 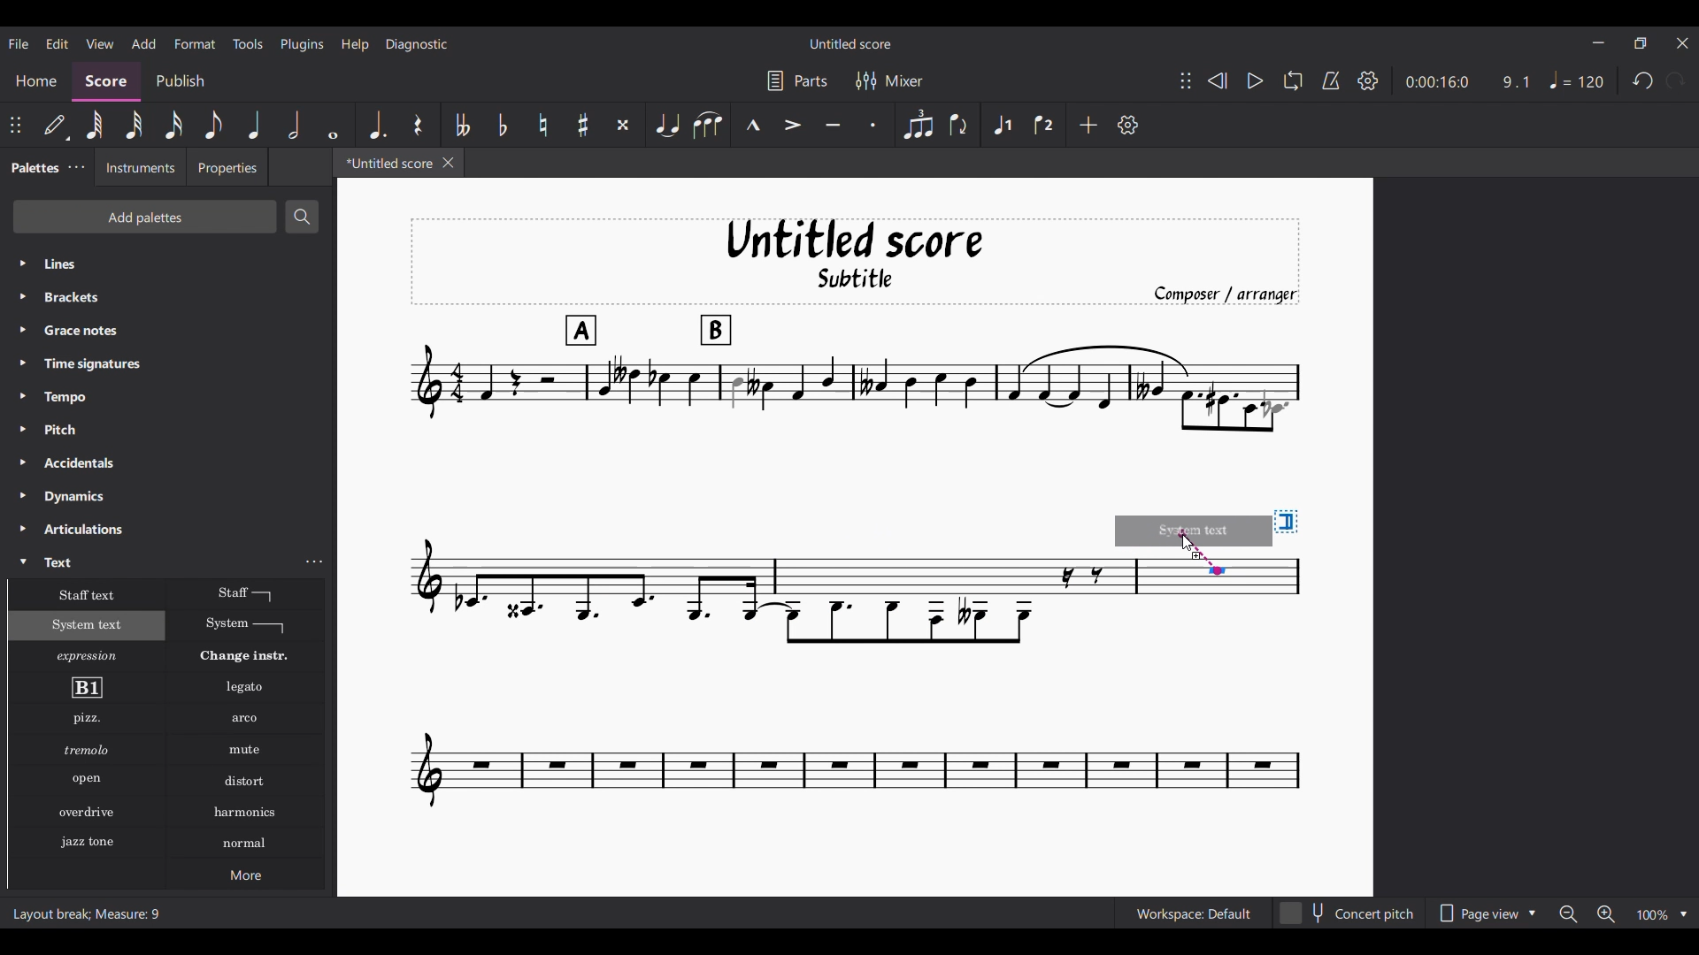 What do you see at coordinates (503, 125) in the screenshot?
I see `Toggle flat` at bounding box center [503, 125].